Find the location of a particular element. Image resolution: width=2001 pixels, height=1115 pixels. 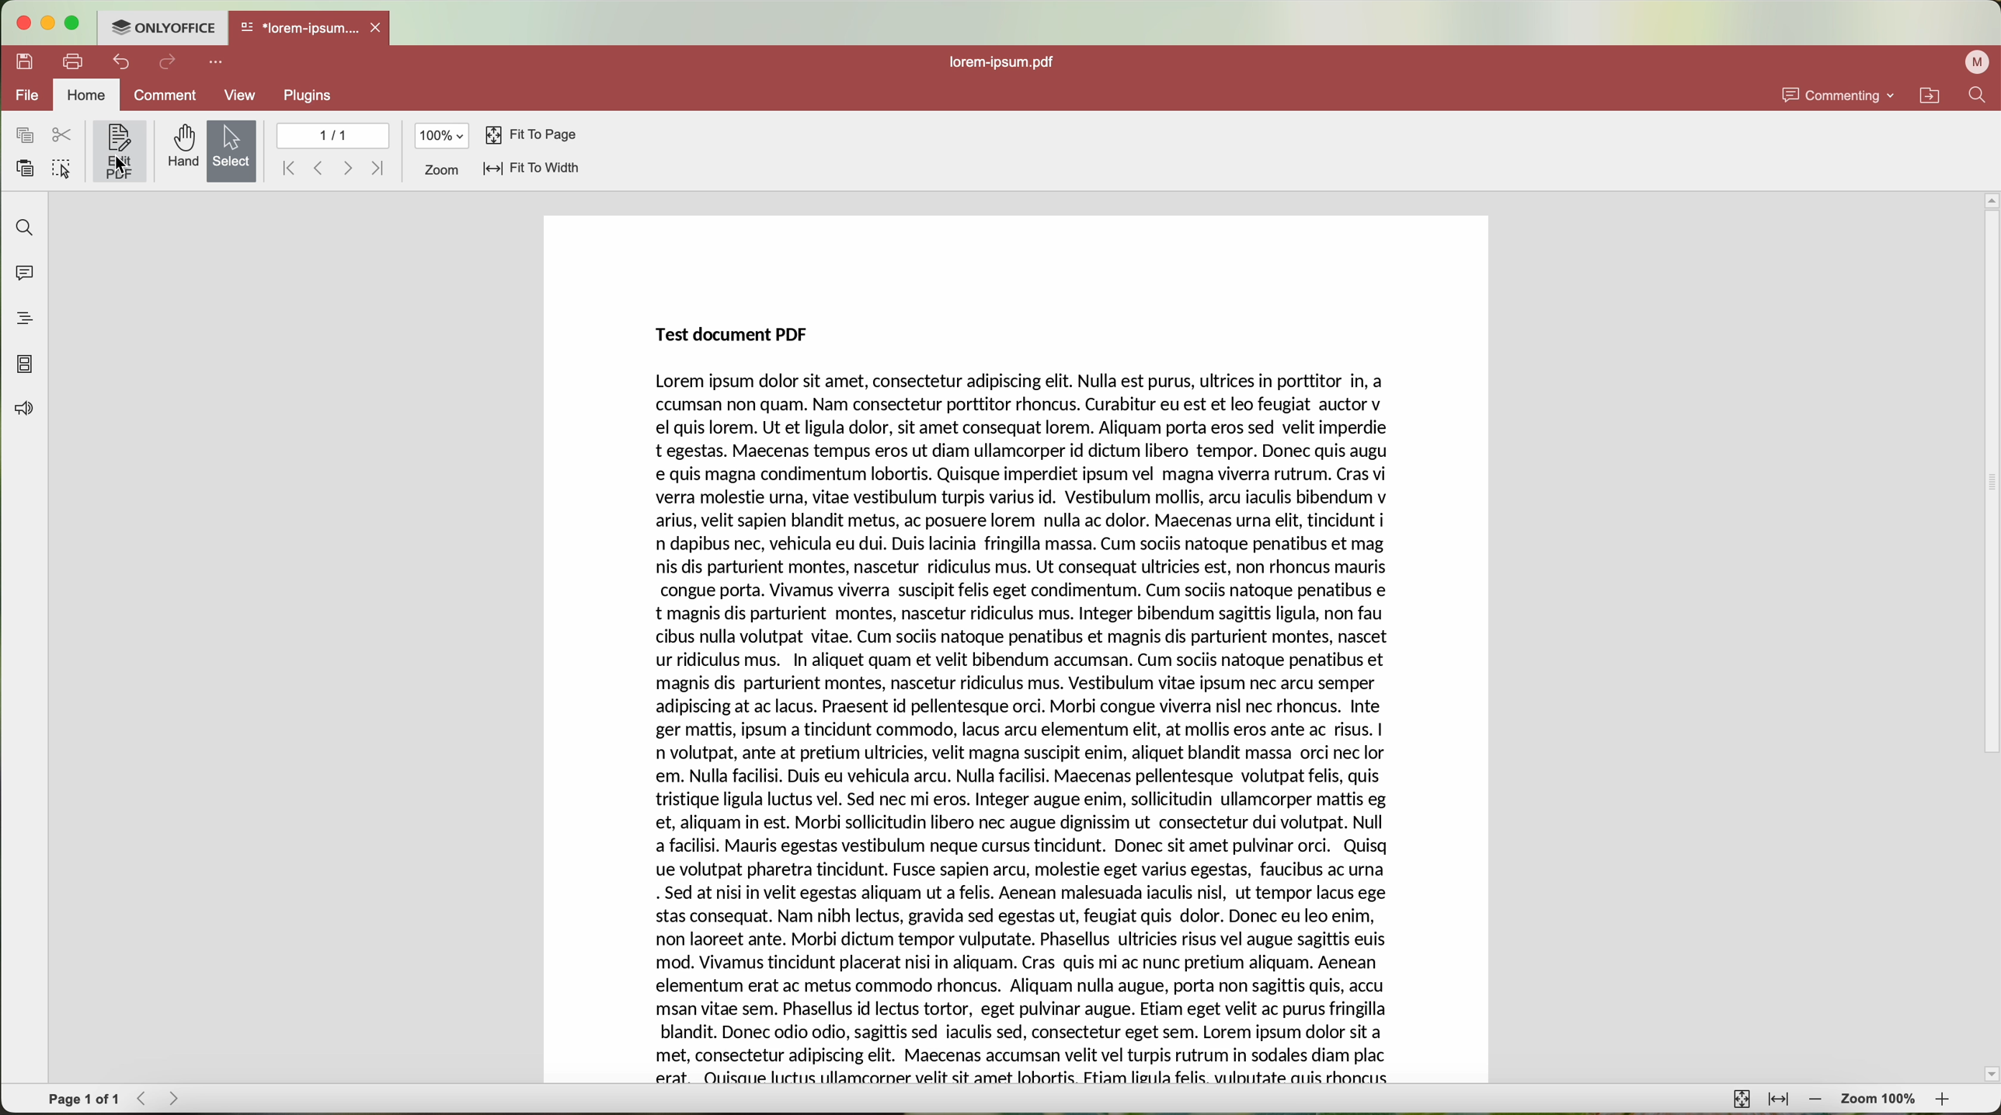

lorem-ipsum.pdf is located at coordinates (1004, 62).